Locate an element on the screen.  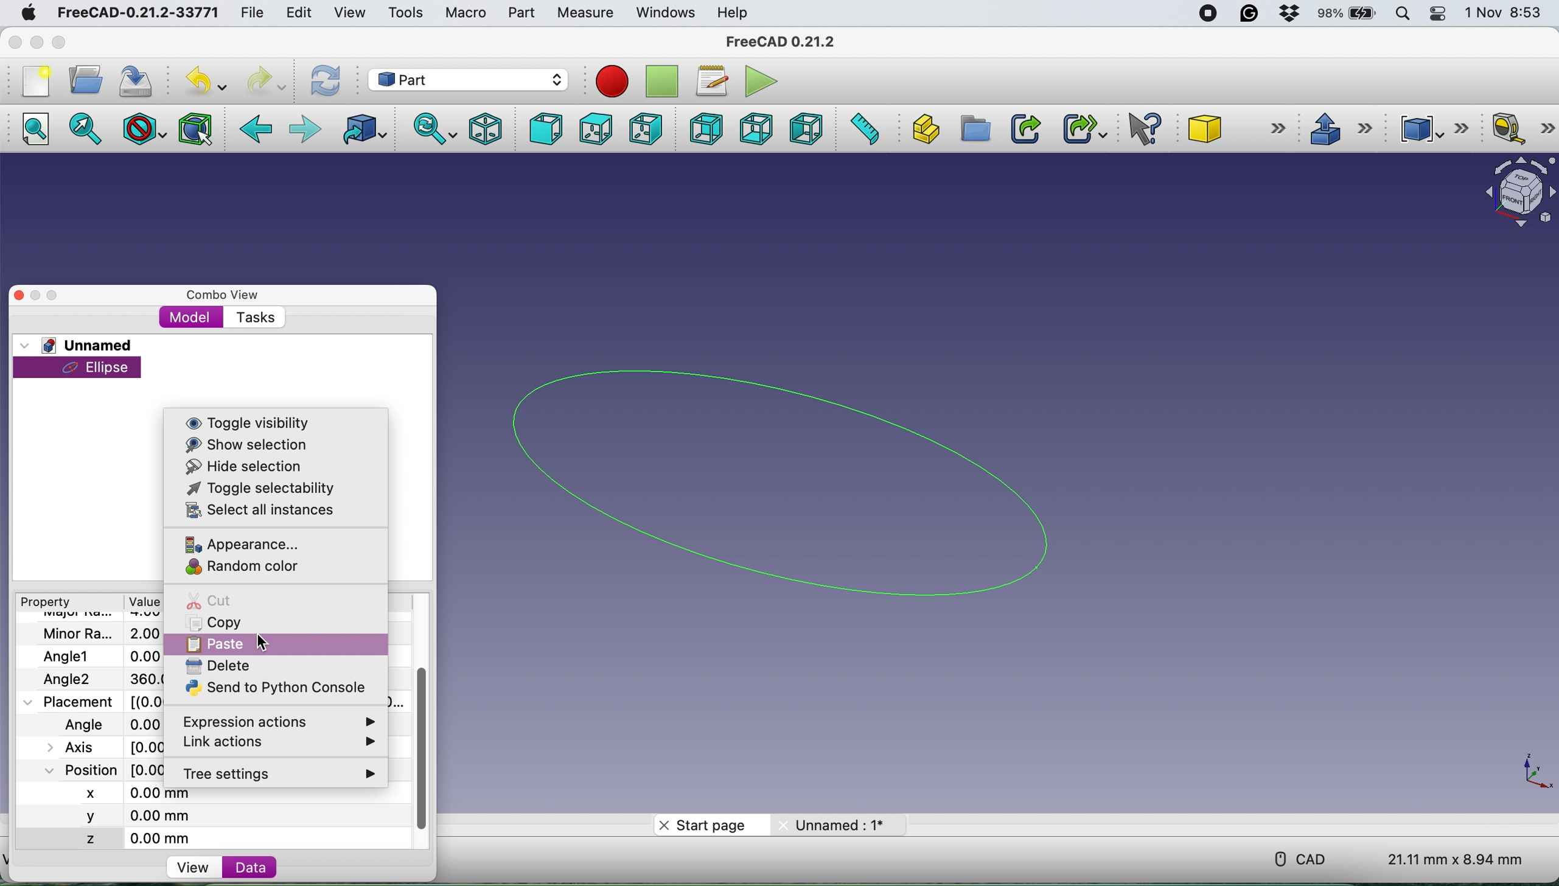
front is located at coordinates (548, 130).